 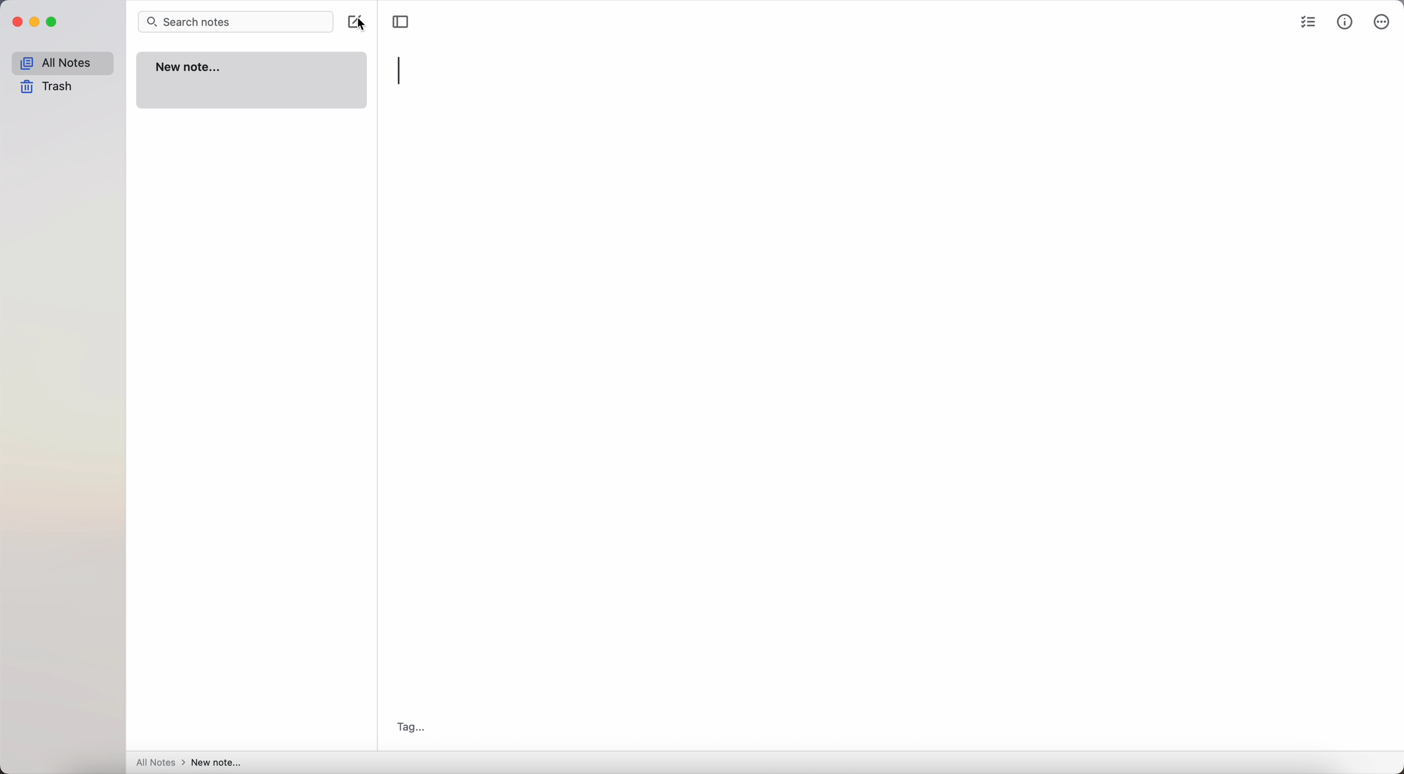 What do you see at coordinates (15, 22) in the screenshot?
I see `close Simplenote` at bounding box center [15, 22].